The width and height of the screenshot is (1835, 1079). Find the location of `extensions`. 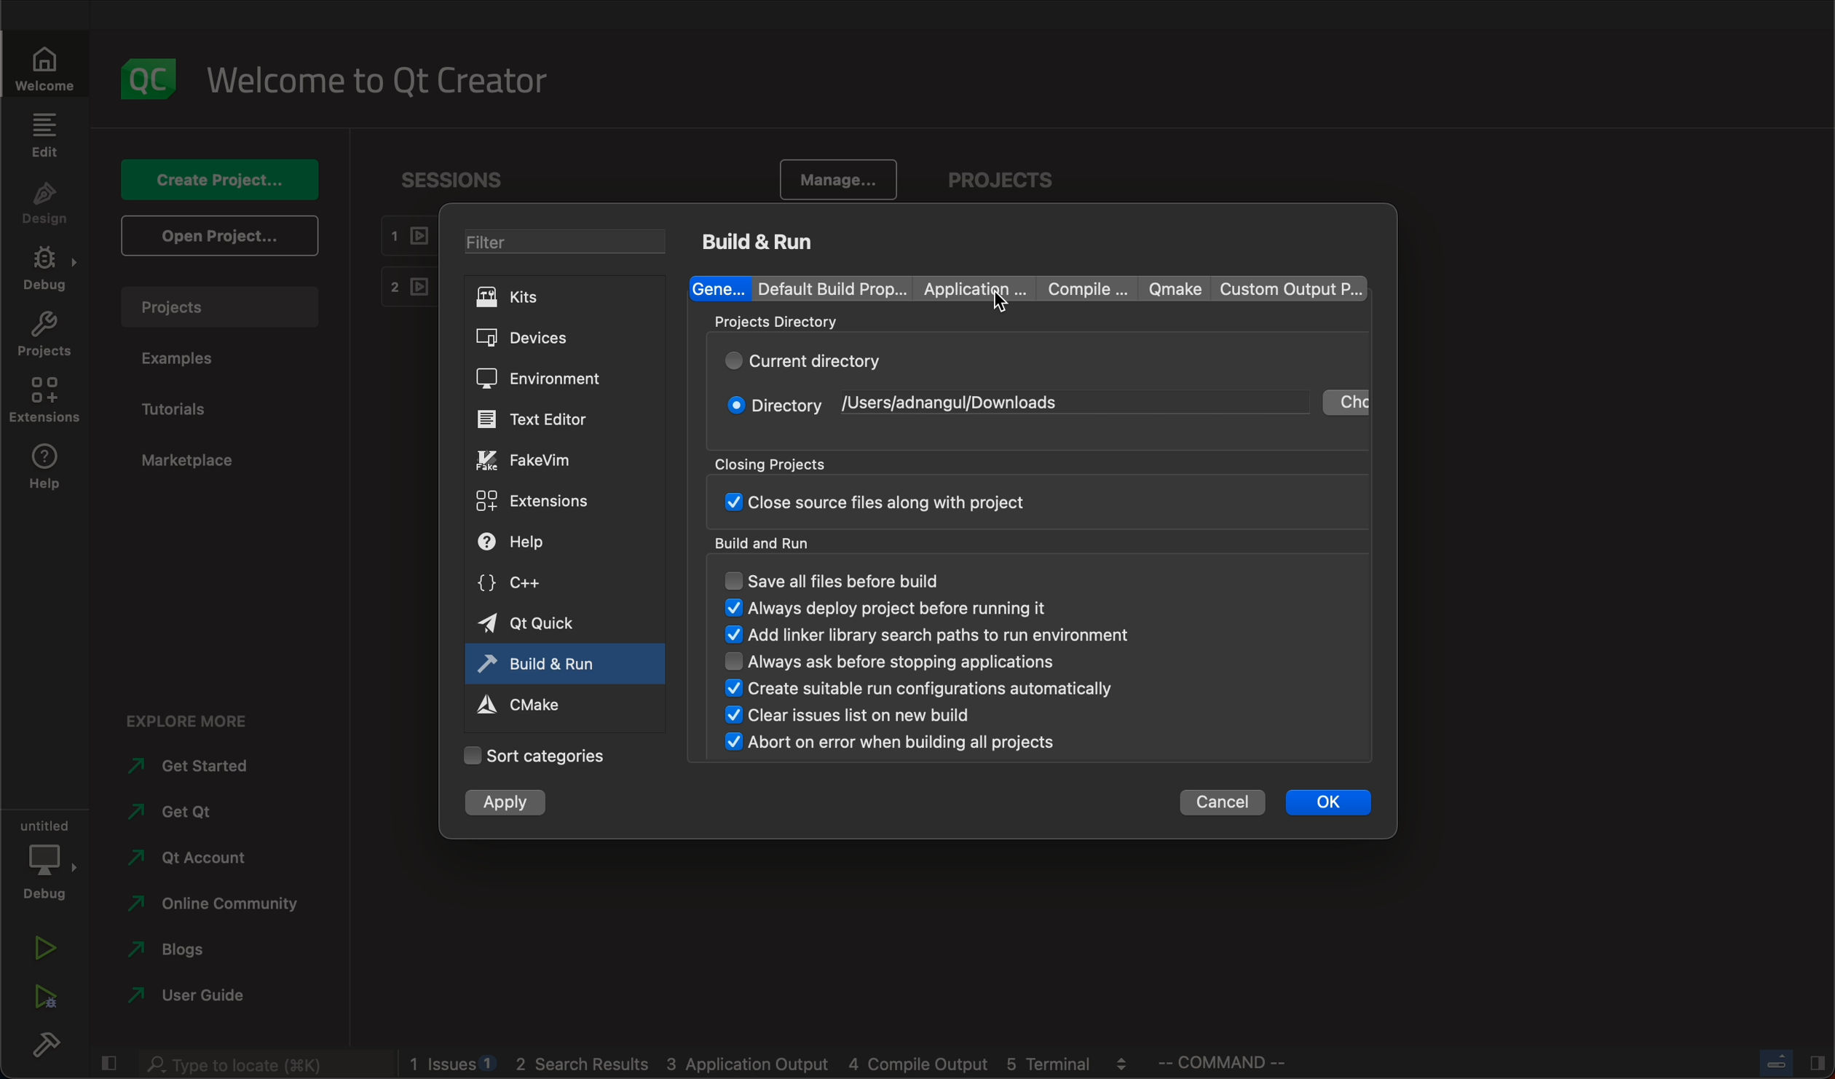

extensions is located at coordinates (550, 500).